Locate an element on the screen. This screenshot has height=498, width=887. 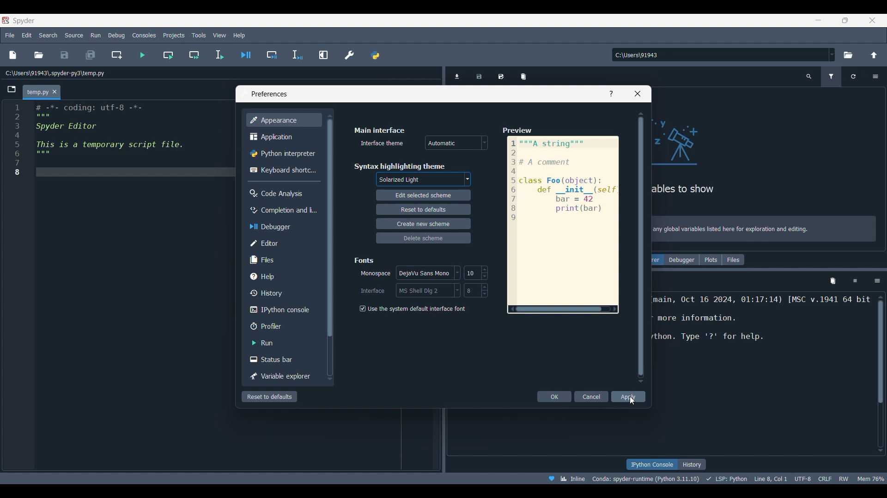
Close interface is located at coordinates (873, 20).